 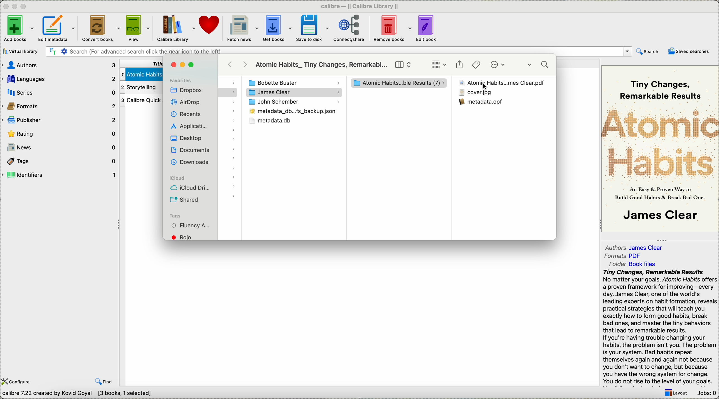 I want to click on more options, so click(x=499, y=65).